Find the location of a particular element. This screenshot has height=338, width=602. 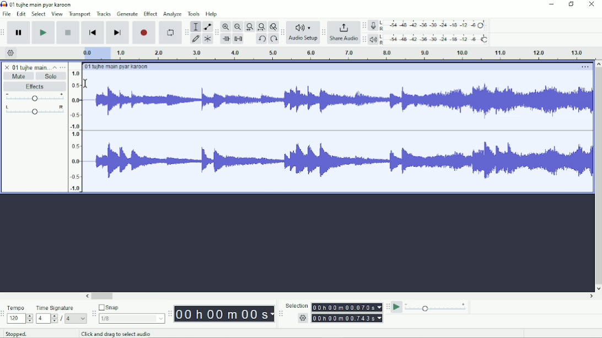

Time Signature is located at coordinates (61, 308).